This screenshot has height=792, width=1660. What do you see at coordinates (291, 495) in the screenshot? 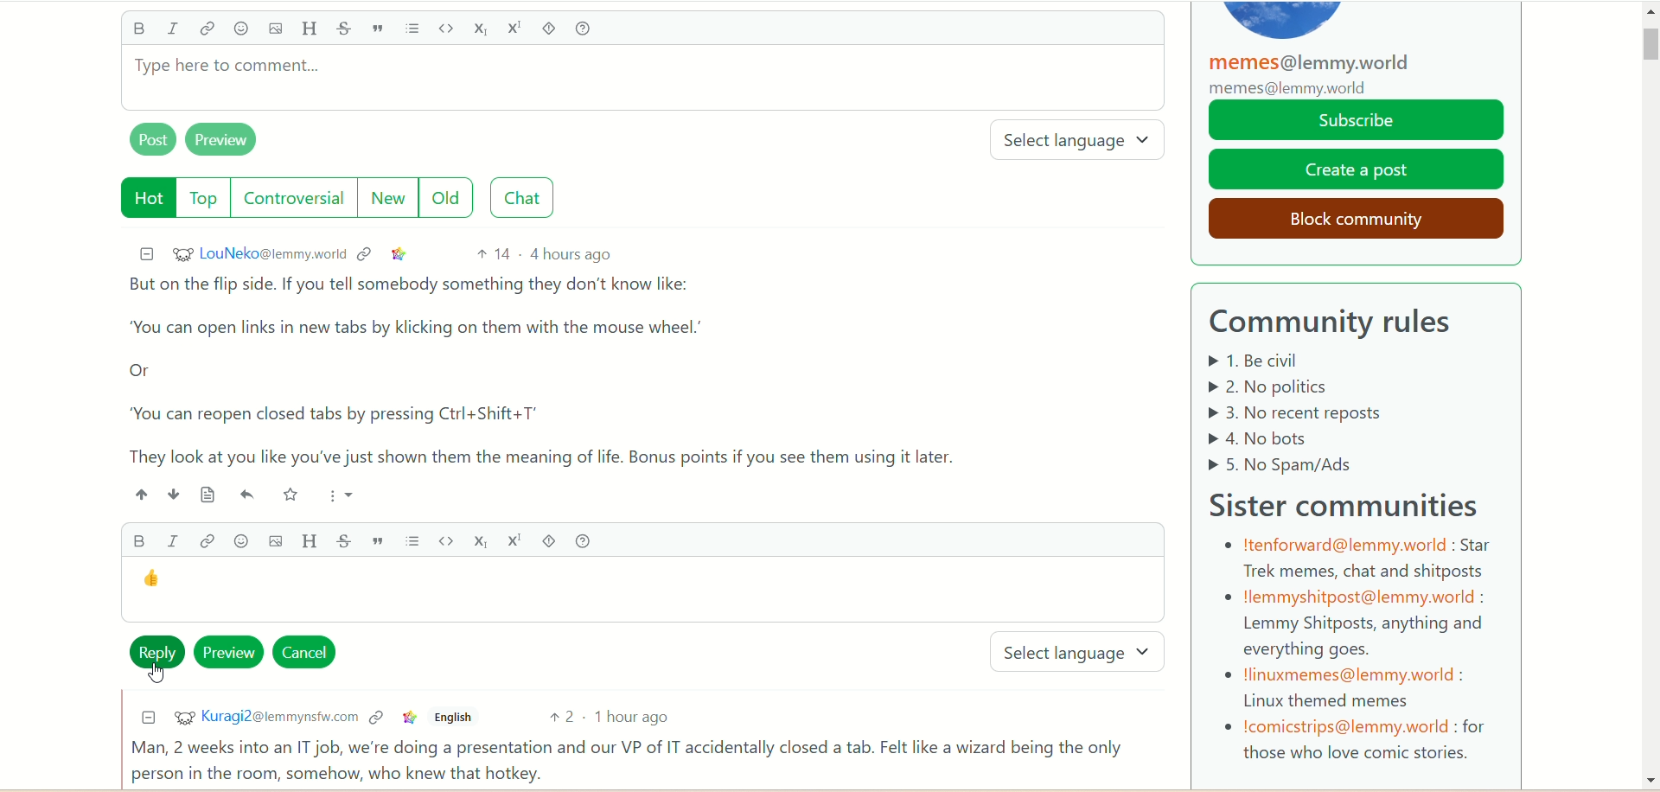
I see `save` at bounding box center [291, 495].